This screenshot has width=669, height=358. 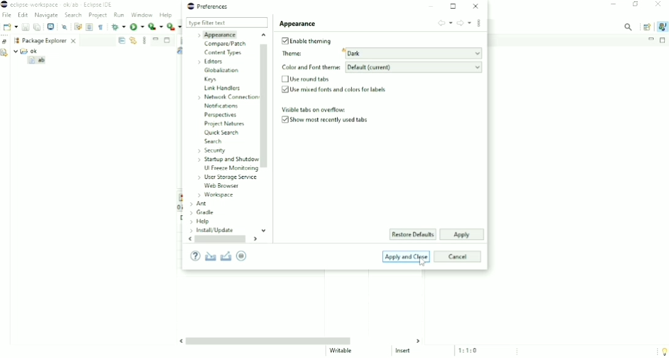 I want to click on Run Last Tool, so click(x=175, y=27).